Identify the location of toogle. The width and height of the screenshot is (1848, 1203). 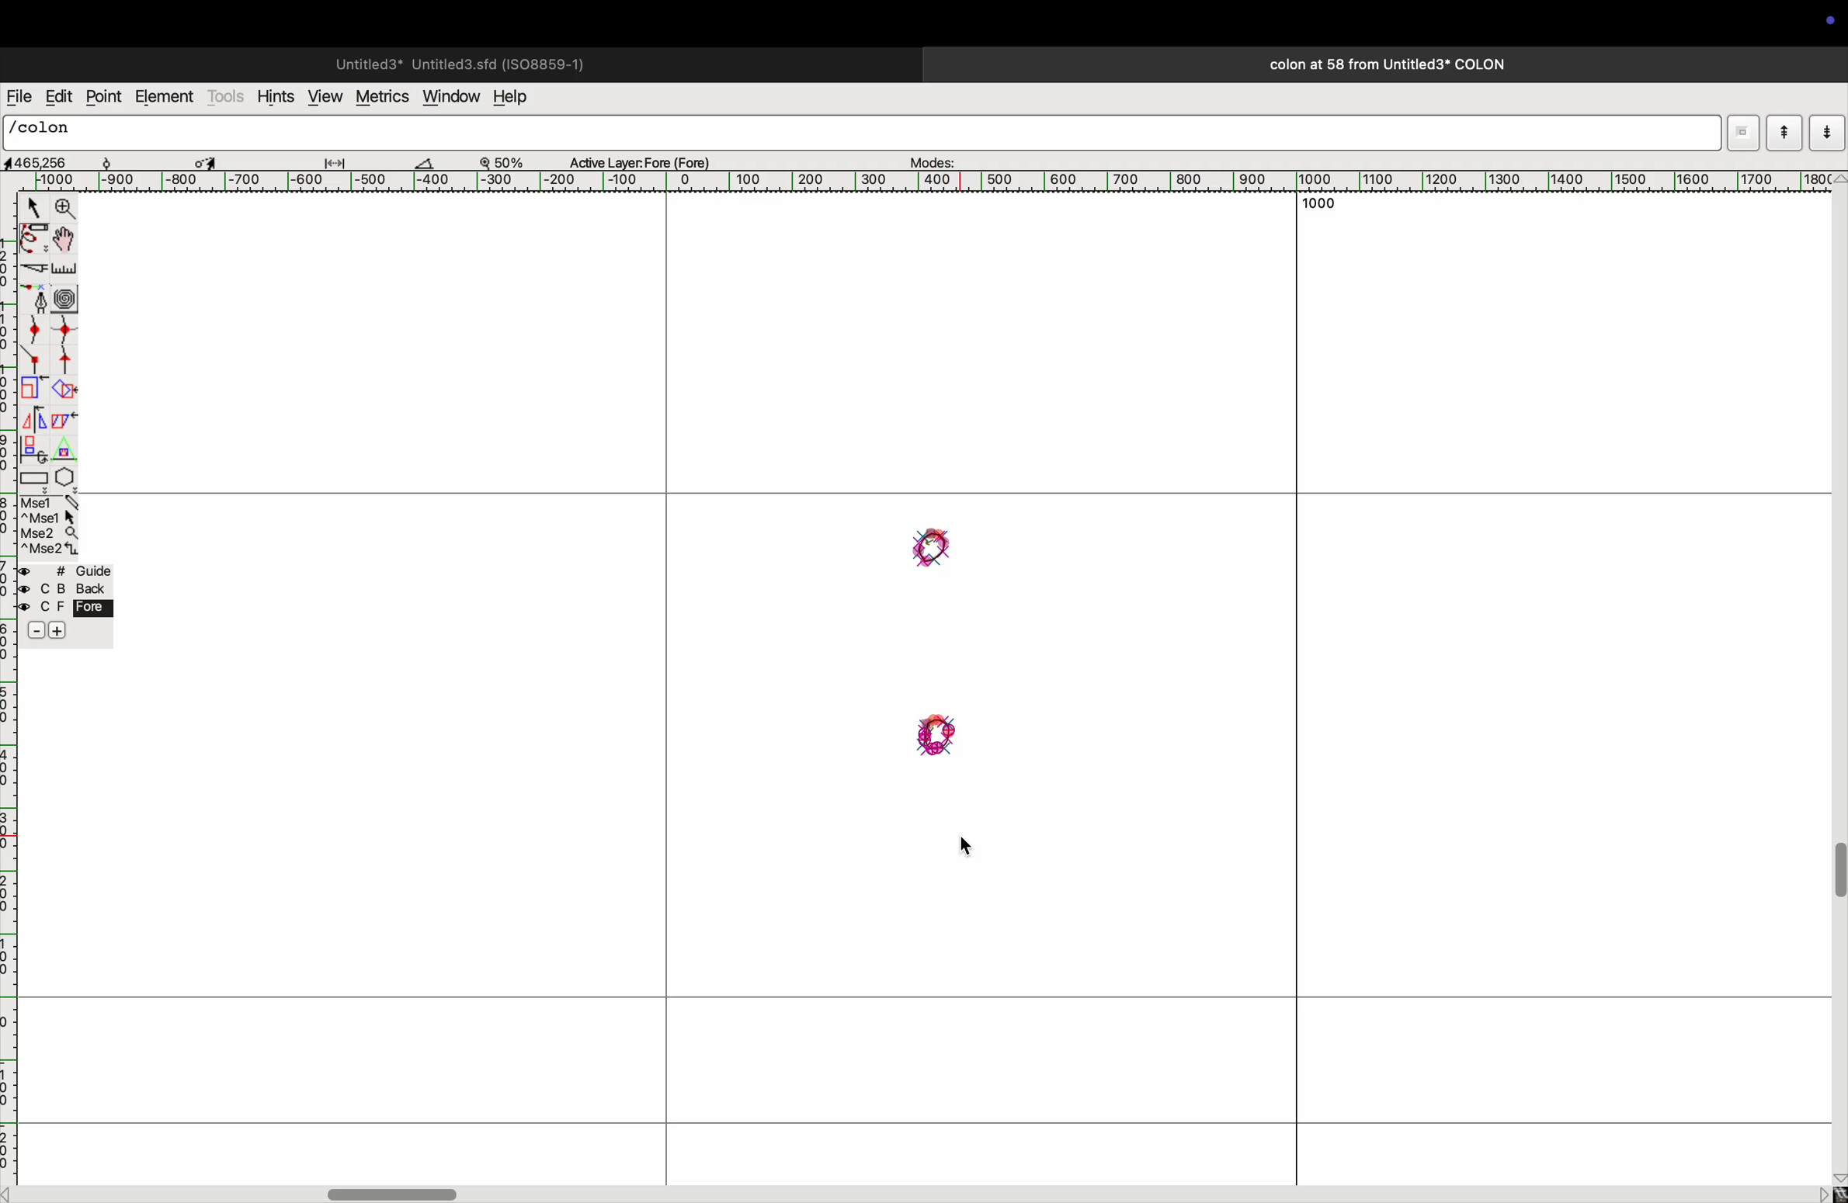
(64, 241).